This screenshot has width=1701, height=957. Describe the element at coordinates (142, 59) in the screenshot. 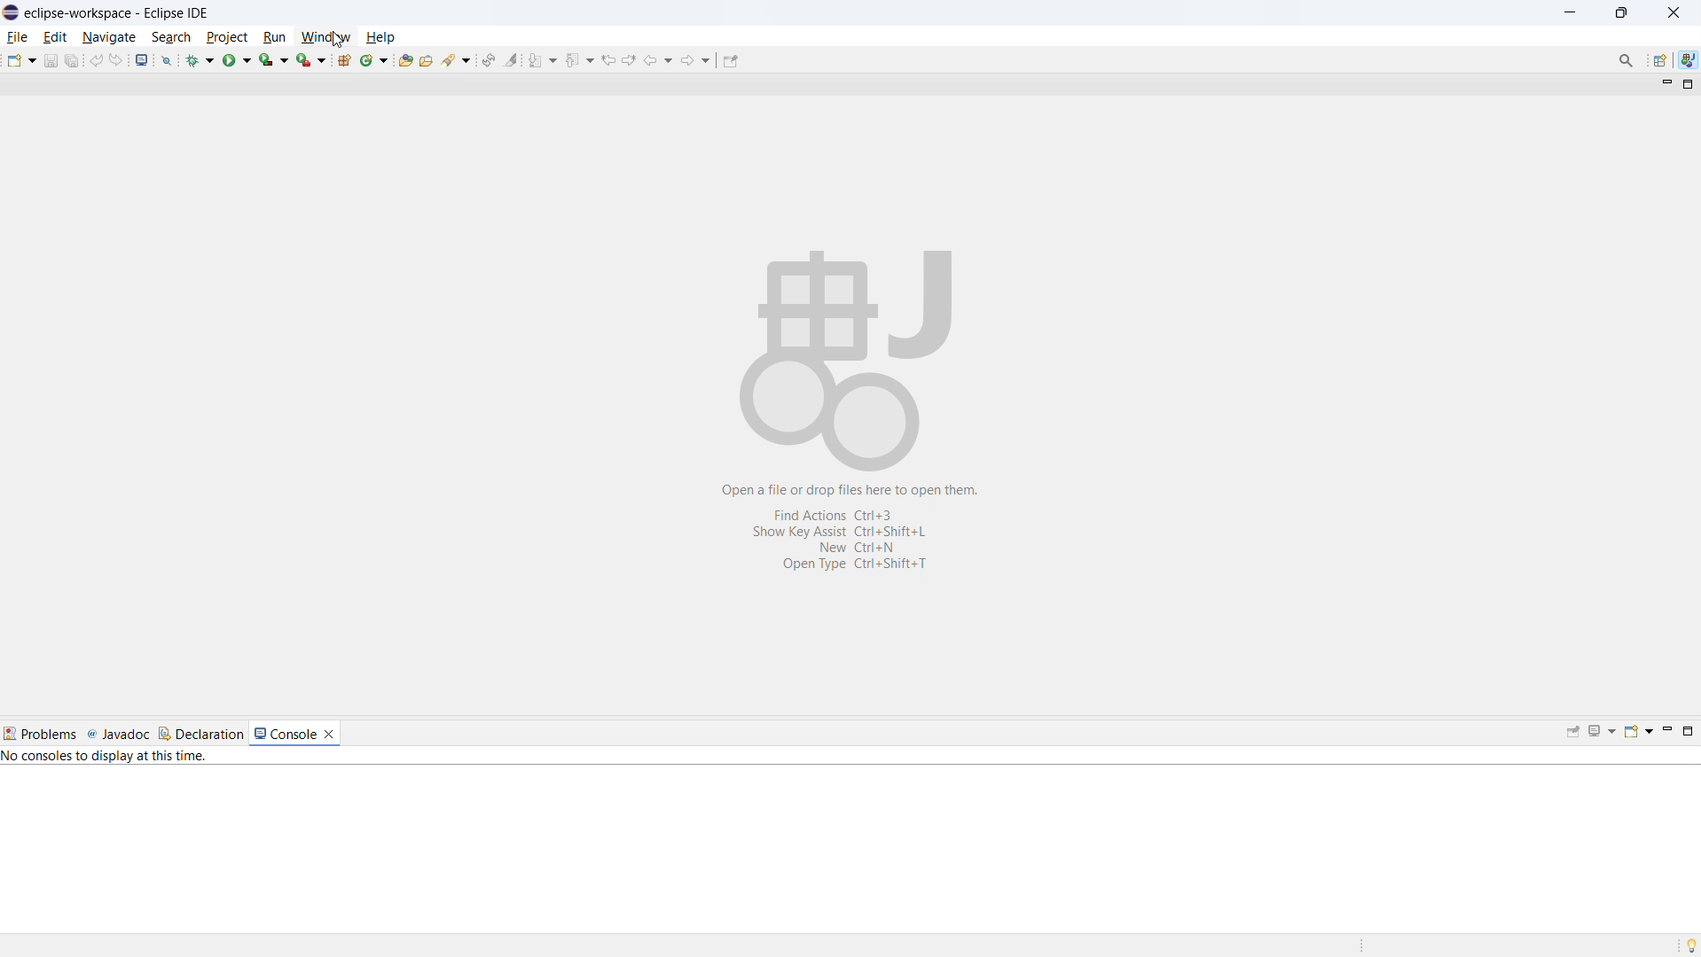

I see `open console` at that location.